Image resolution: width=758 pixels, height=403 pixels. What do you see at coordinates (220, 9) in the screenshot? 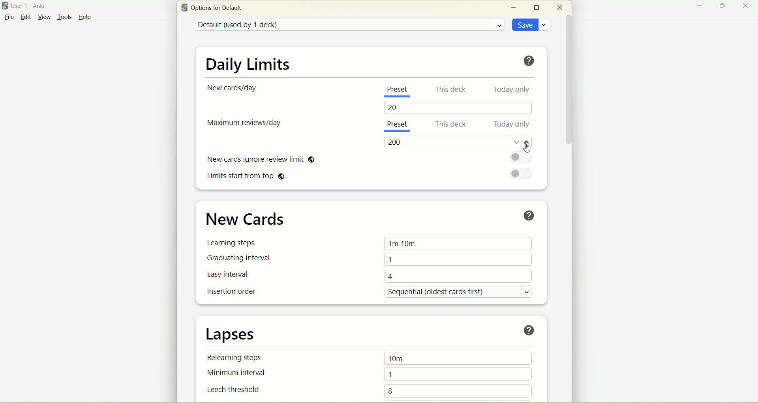
I see `options for default` at bounding box center [220, 9].